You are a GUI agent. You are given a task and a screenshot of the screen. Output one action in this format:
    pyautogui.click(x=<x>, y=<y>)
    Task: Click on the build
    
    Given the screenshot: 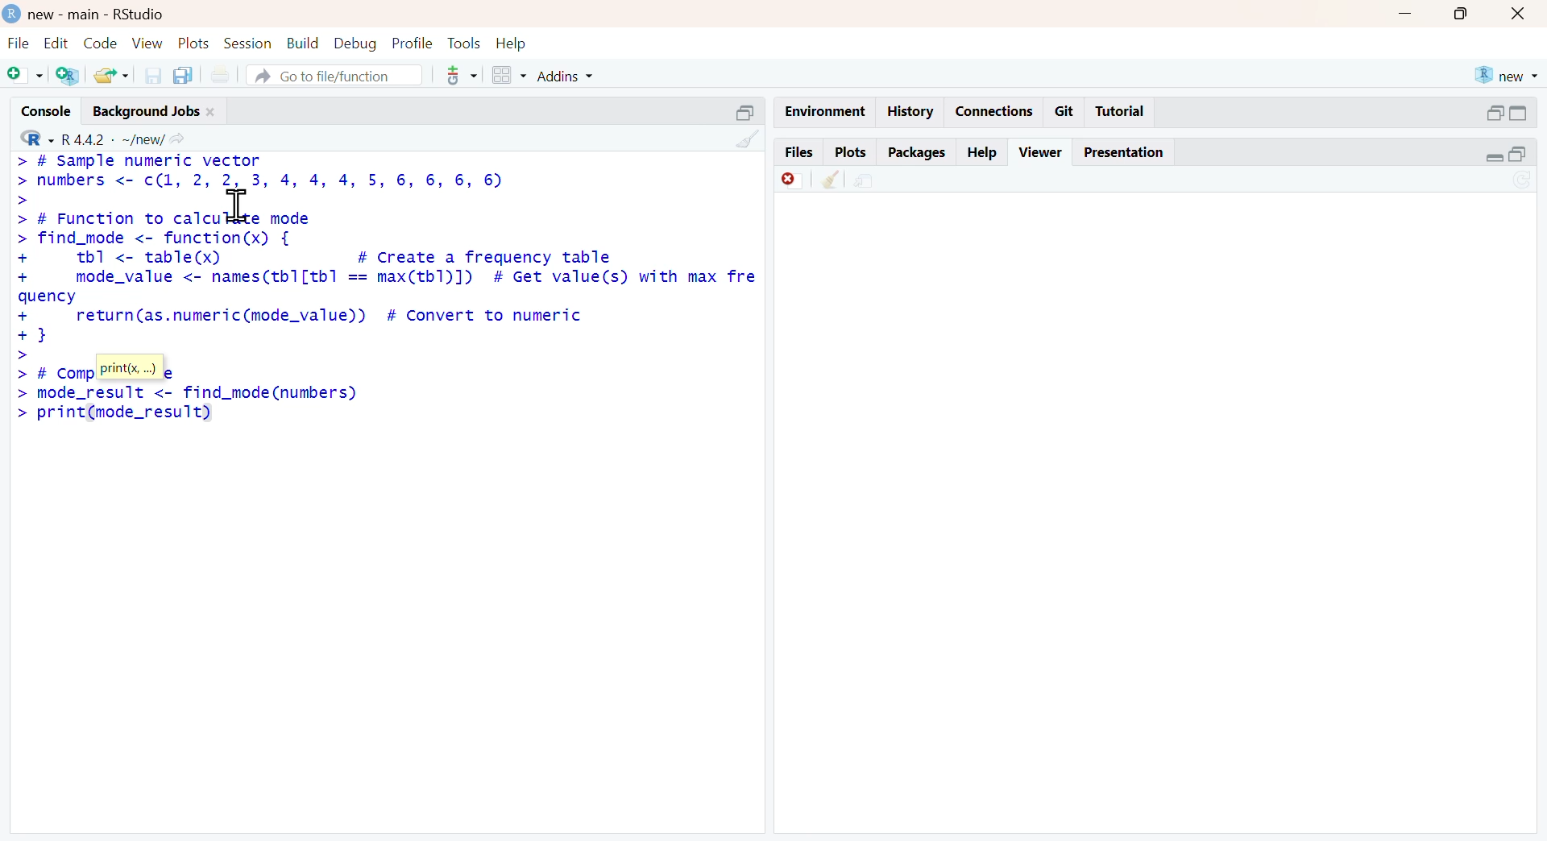 What is the action you would take?
    pyautogui.click(x=305, y=43)
    